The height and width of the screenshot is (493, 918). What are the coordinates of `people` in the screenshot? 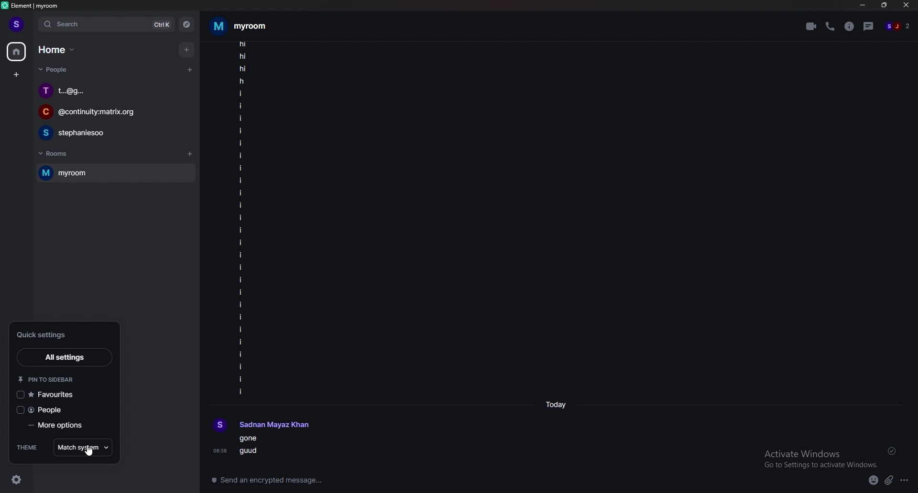 It's located at (61, 409).